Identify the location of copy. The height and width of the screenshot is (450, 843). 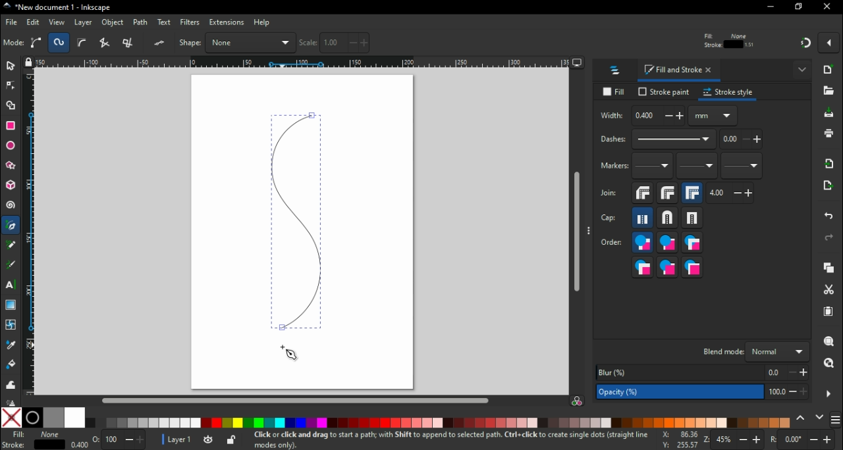
(832, 269).